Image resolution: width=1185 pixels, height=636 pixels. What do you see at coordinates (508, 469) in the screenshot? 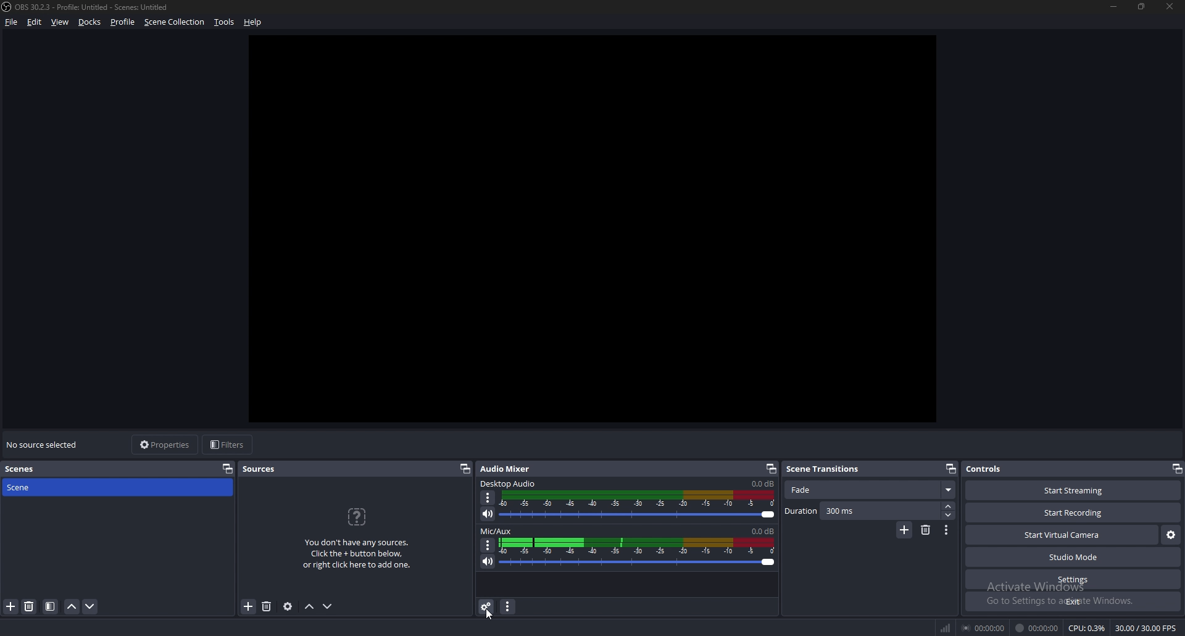
I see `audio mixer` at bounding box center [508, 469].